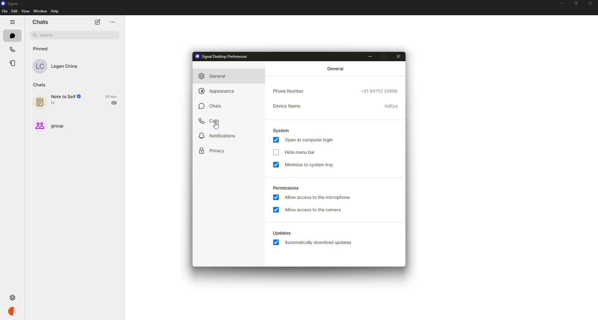 This screenshot has width=598, height=320. I want to click on hide tabs, so click(12, 22).